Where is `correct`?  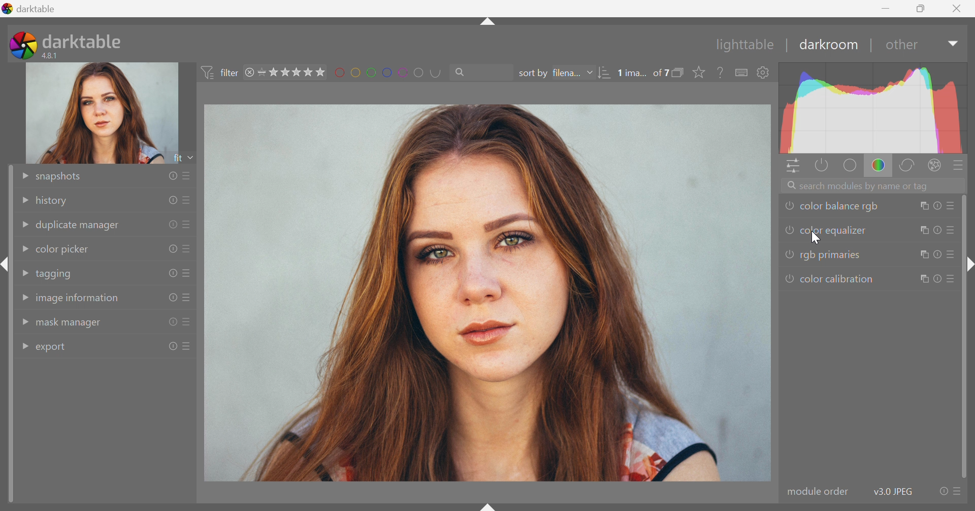
correct is located at coordinates (911, 166).